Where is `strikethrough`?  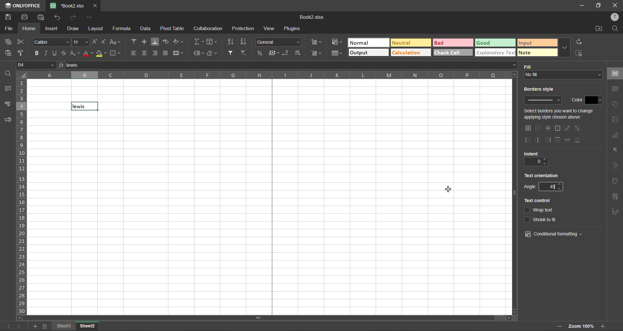 strikethrough is located at coordinates (64, 54).